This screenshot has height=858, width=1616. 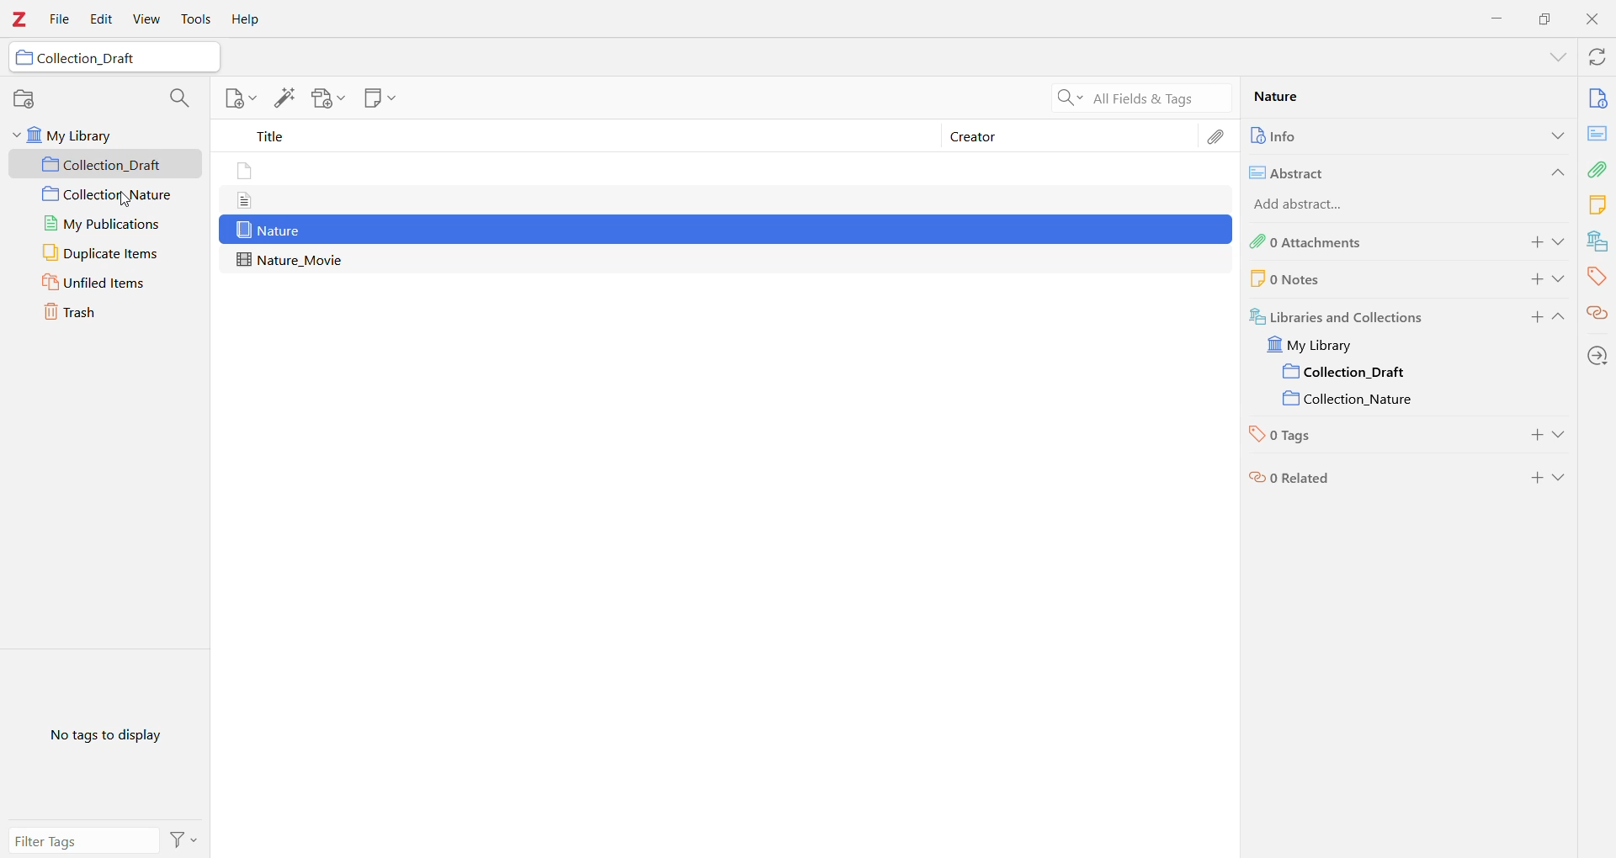 What do you see at coordinates (1597, 97) in the screenshot?
I see `Info` at bounding box center [1597, 97].